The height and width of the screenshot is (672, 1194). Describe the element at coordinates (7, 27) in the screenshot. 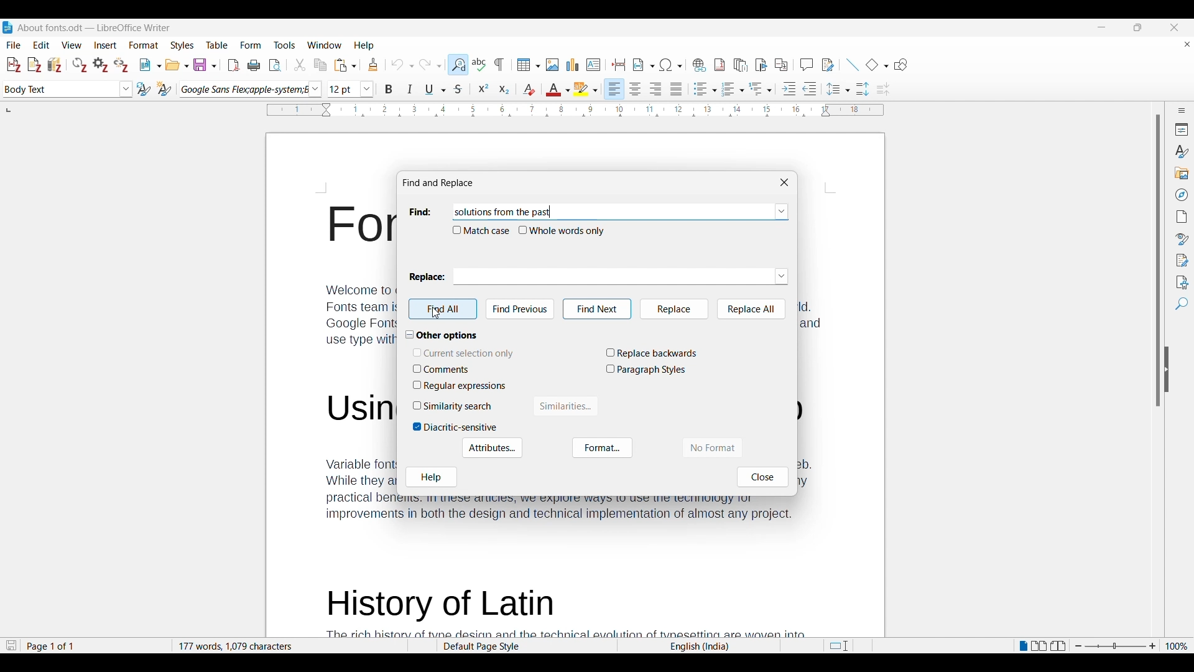

I see `Software logo` at that location.